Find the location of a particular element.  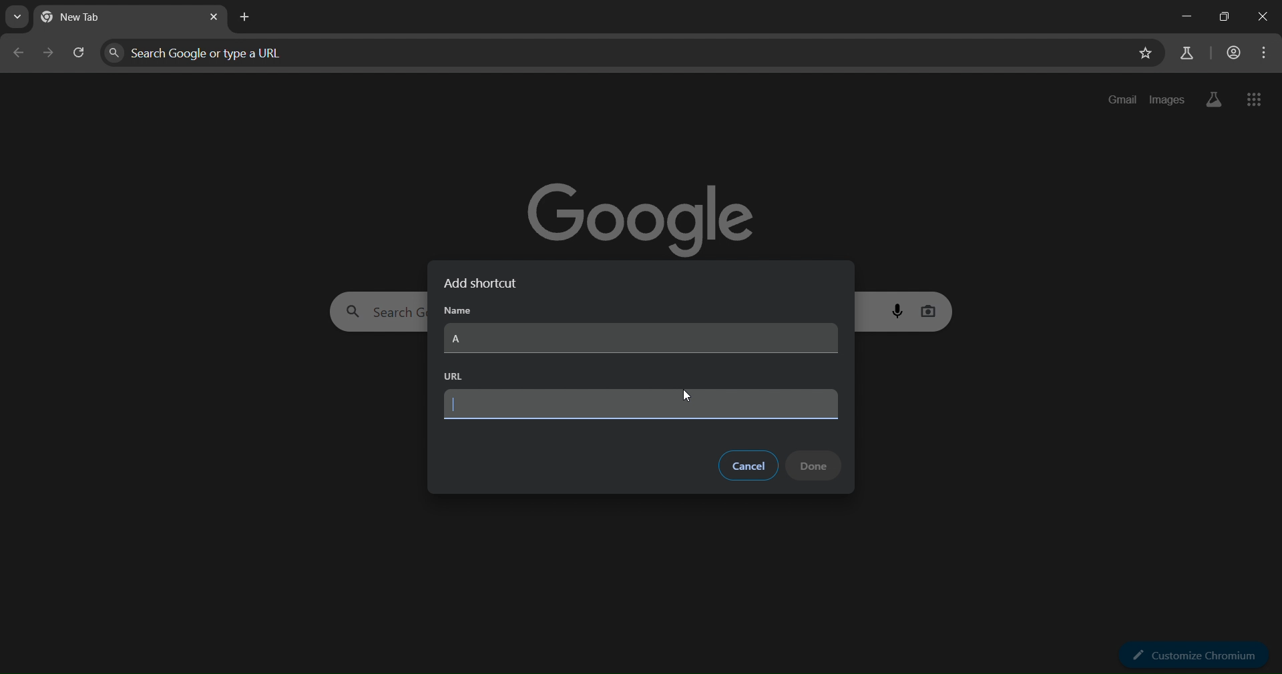

gmail is located at coordinates (1123, 99).